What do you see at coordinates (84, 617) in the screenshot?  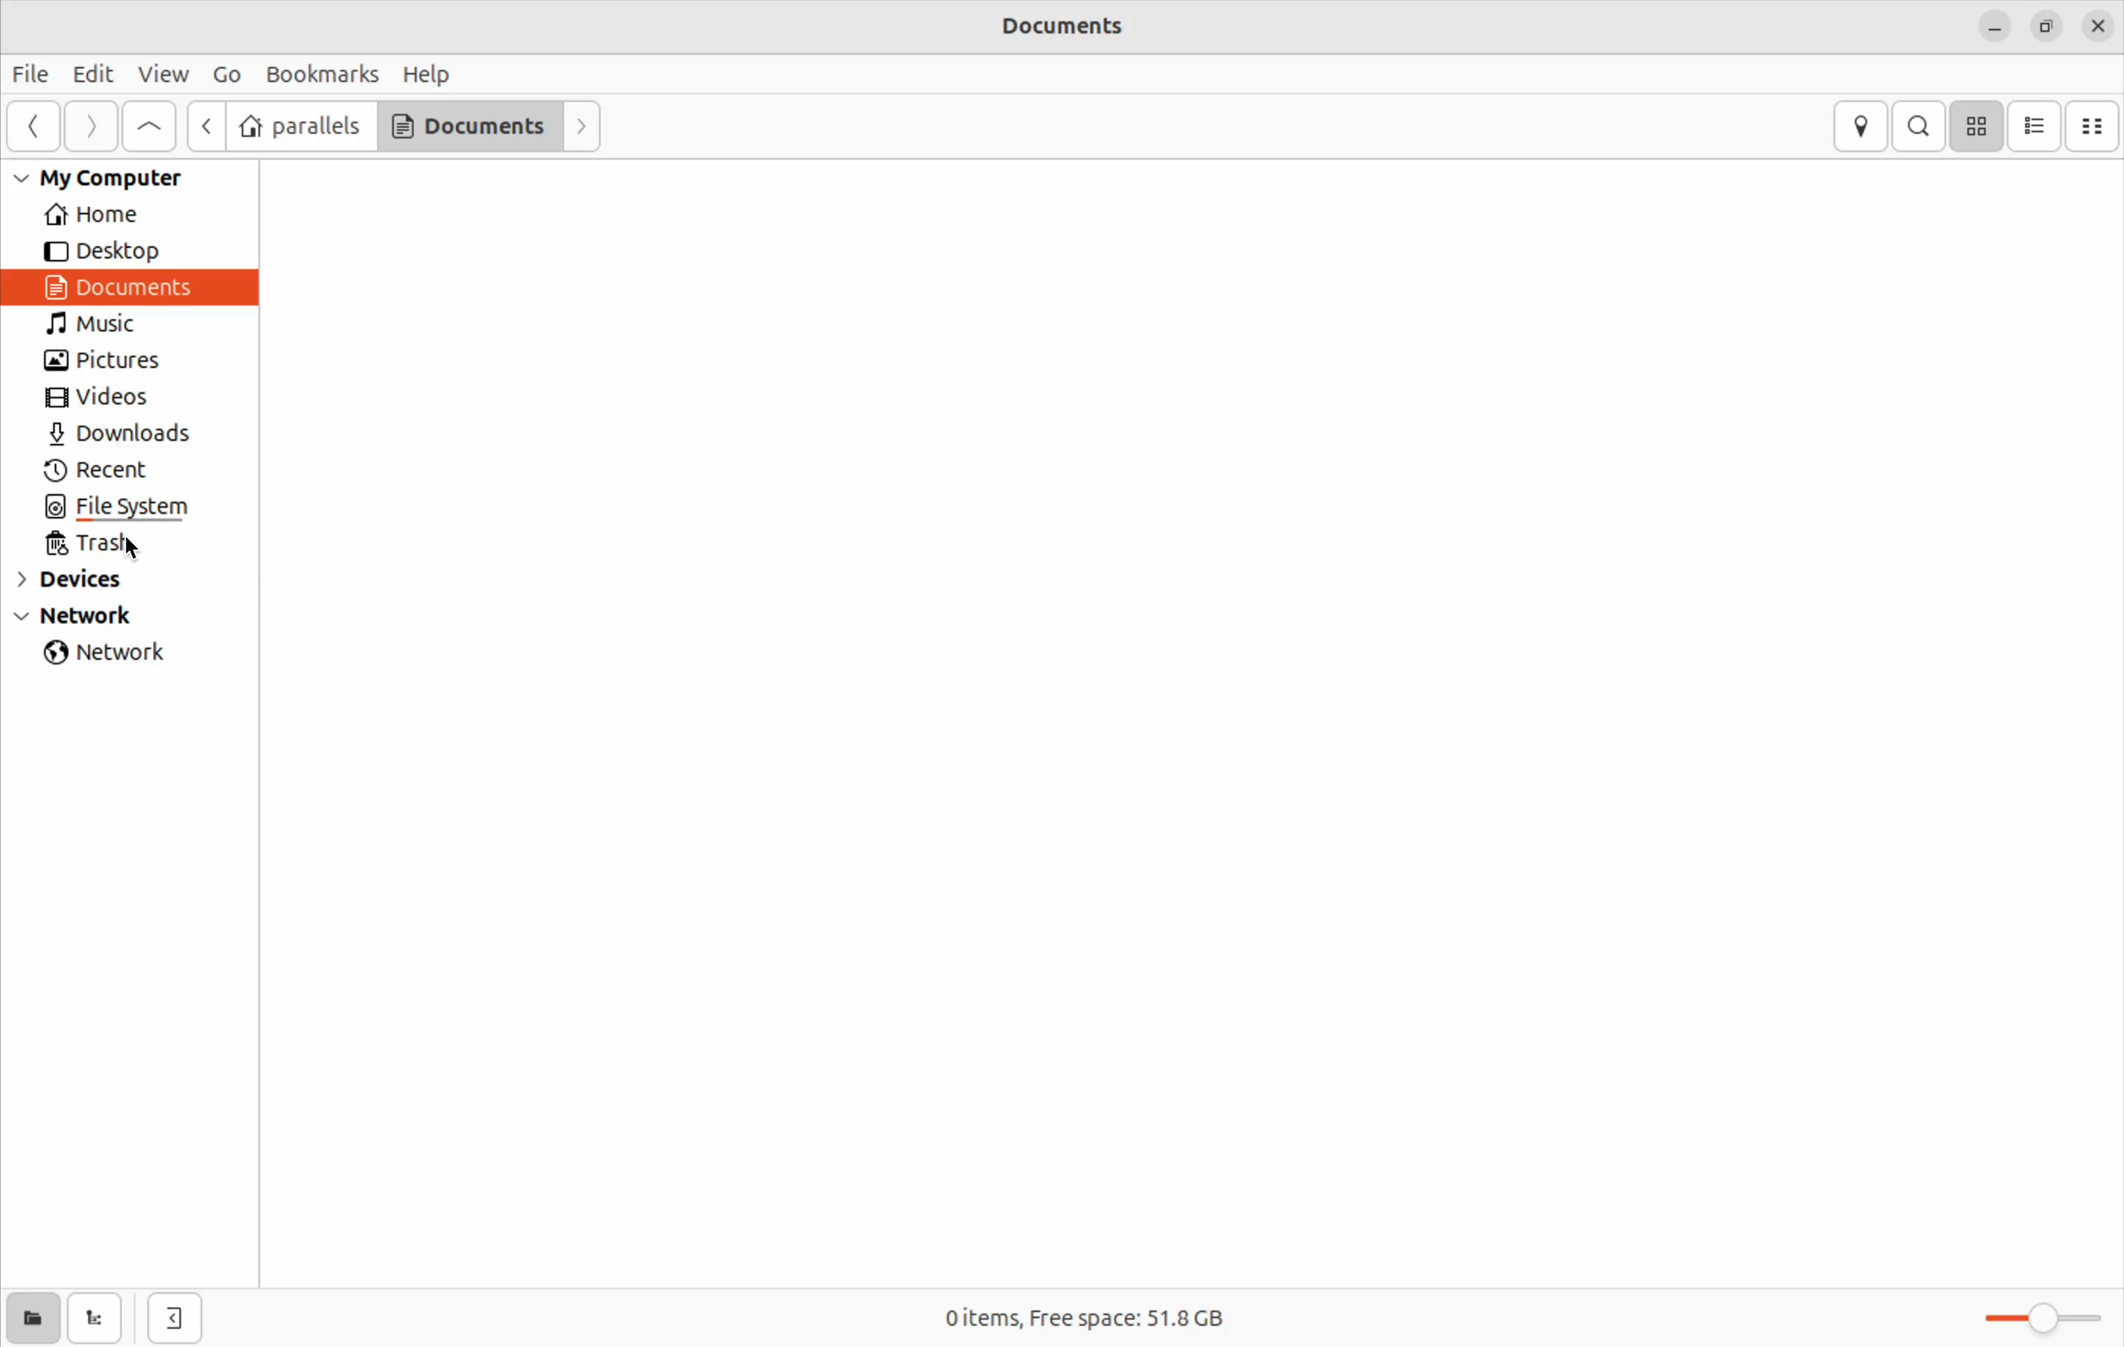 I see `Network` at bounding box center [84, 617].